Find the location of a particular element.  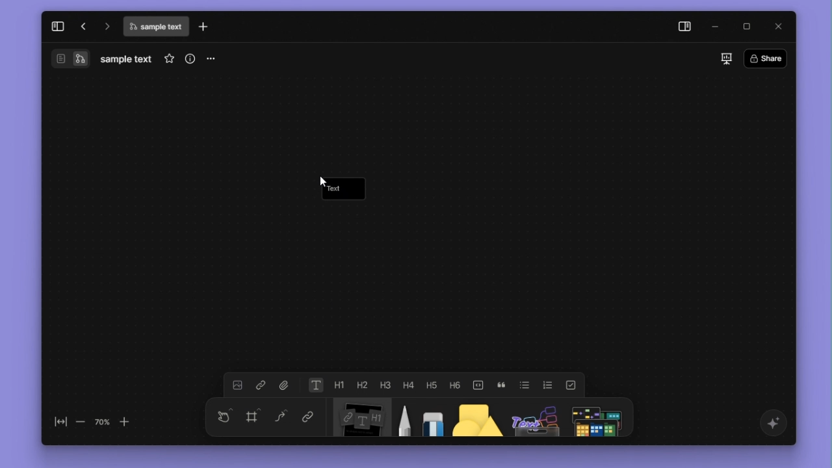

Select V is located at coordinates (222, 415).